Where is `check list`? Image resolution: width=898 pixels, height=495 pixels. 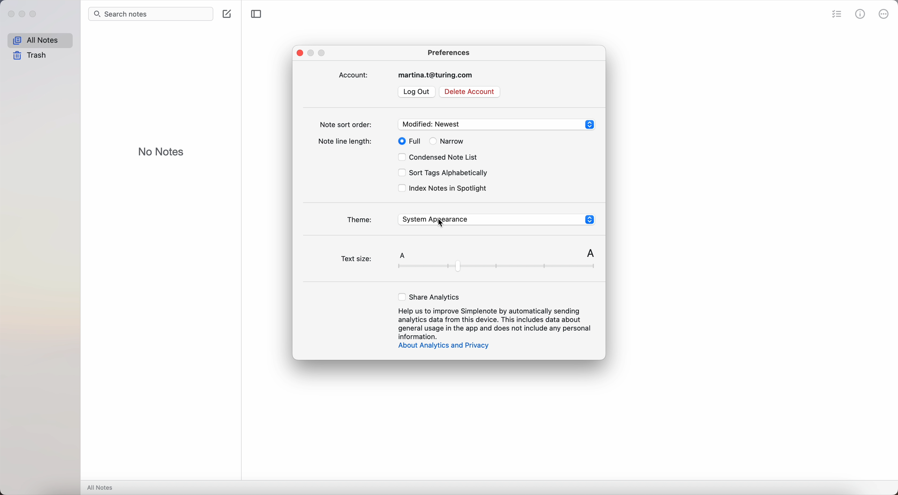
check list is located at coordinates (836, 15).